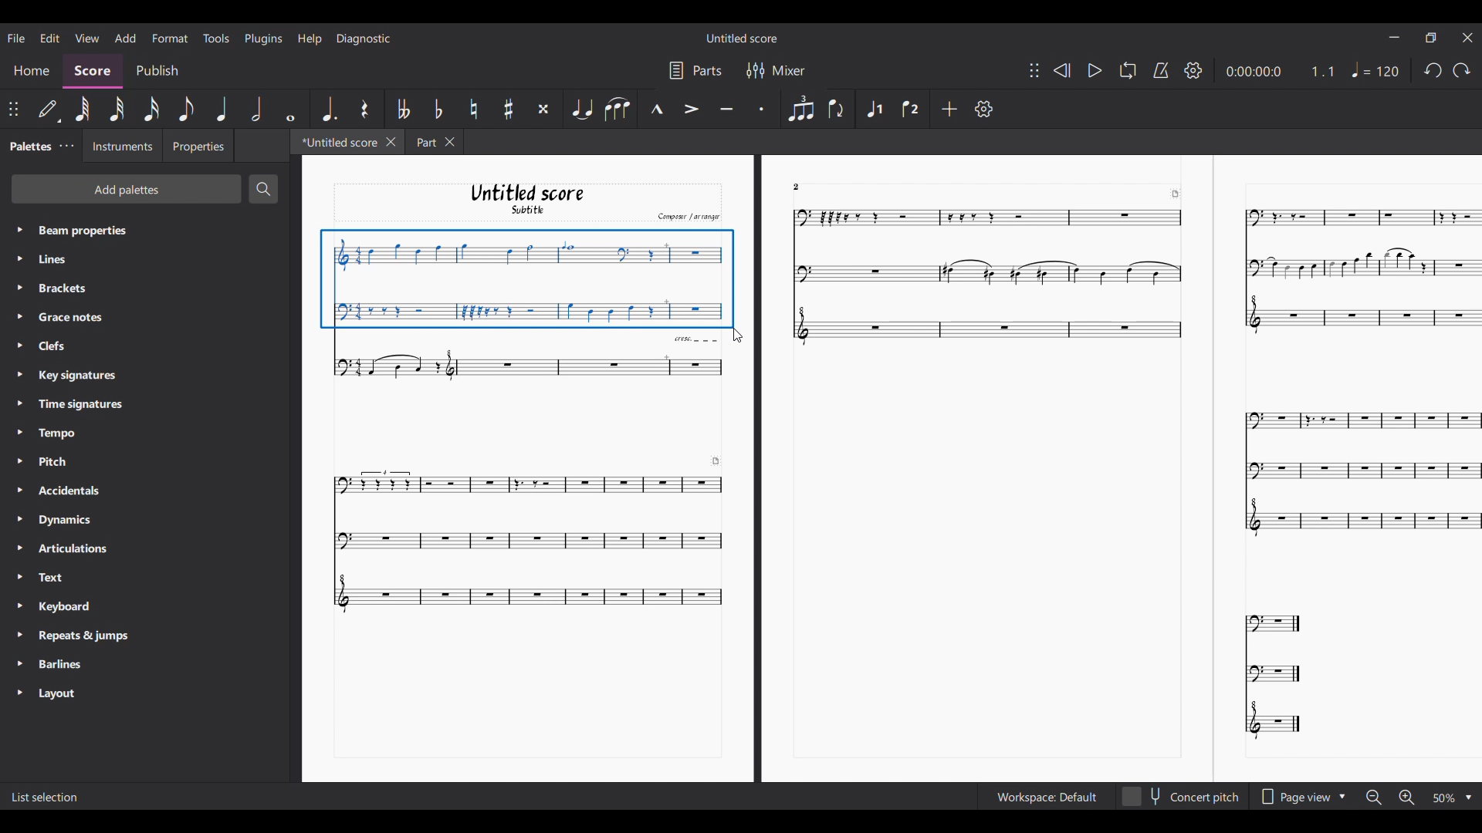  What do you see at coordinates (1292, 797) in the screenshot?
I see `Page view options` at bounding box center [1292, 797].